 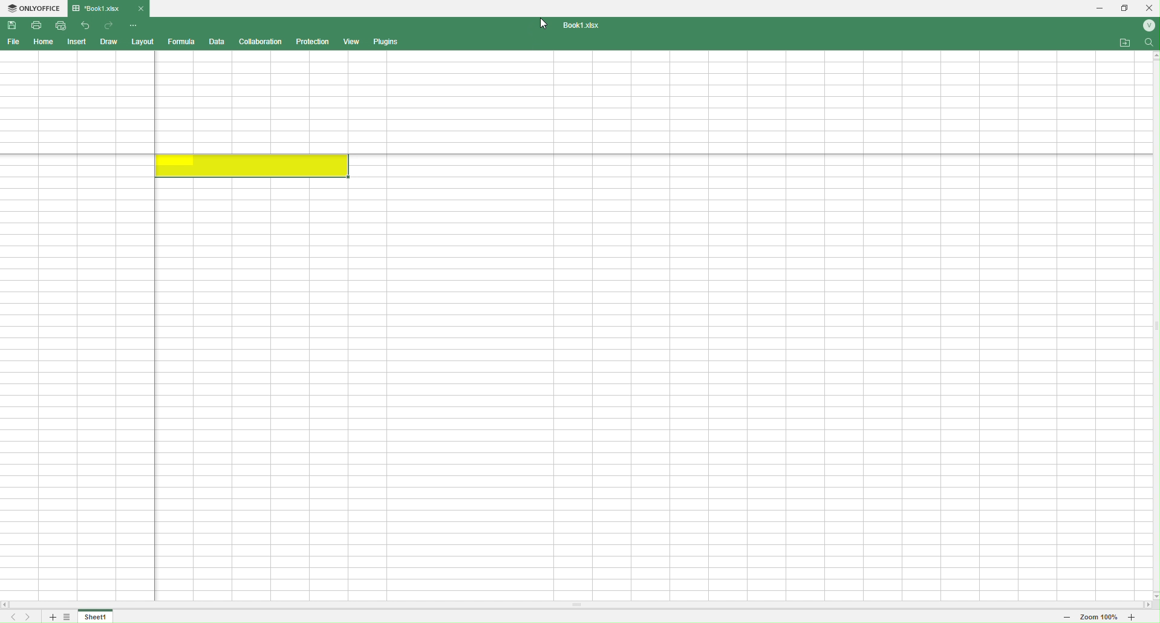 I want to click on Account name, so click(x=1146, y=25).